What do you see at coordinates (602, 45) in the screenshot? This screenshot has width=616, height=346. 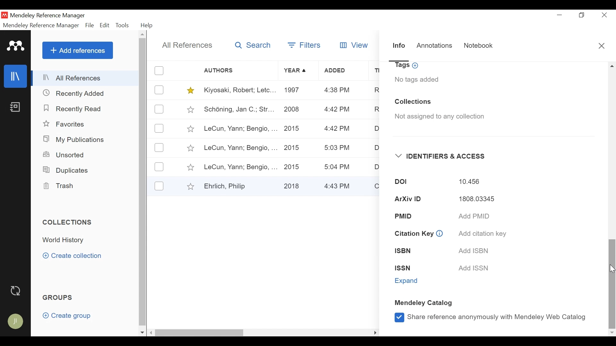 I see `Close` at bounding box center [602, 45].